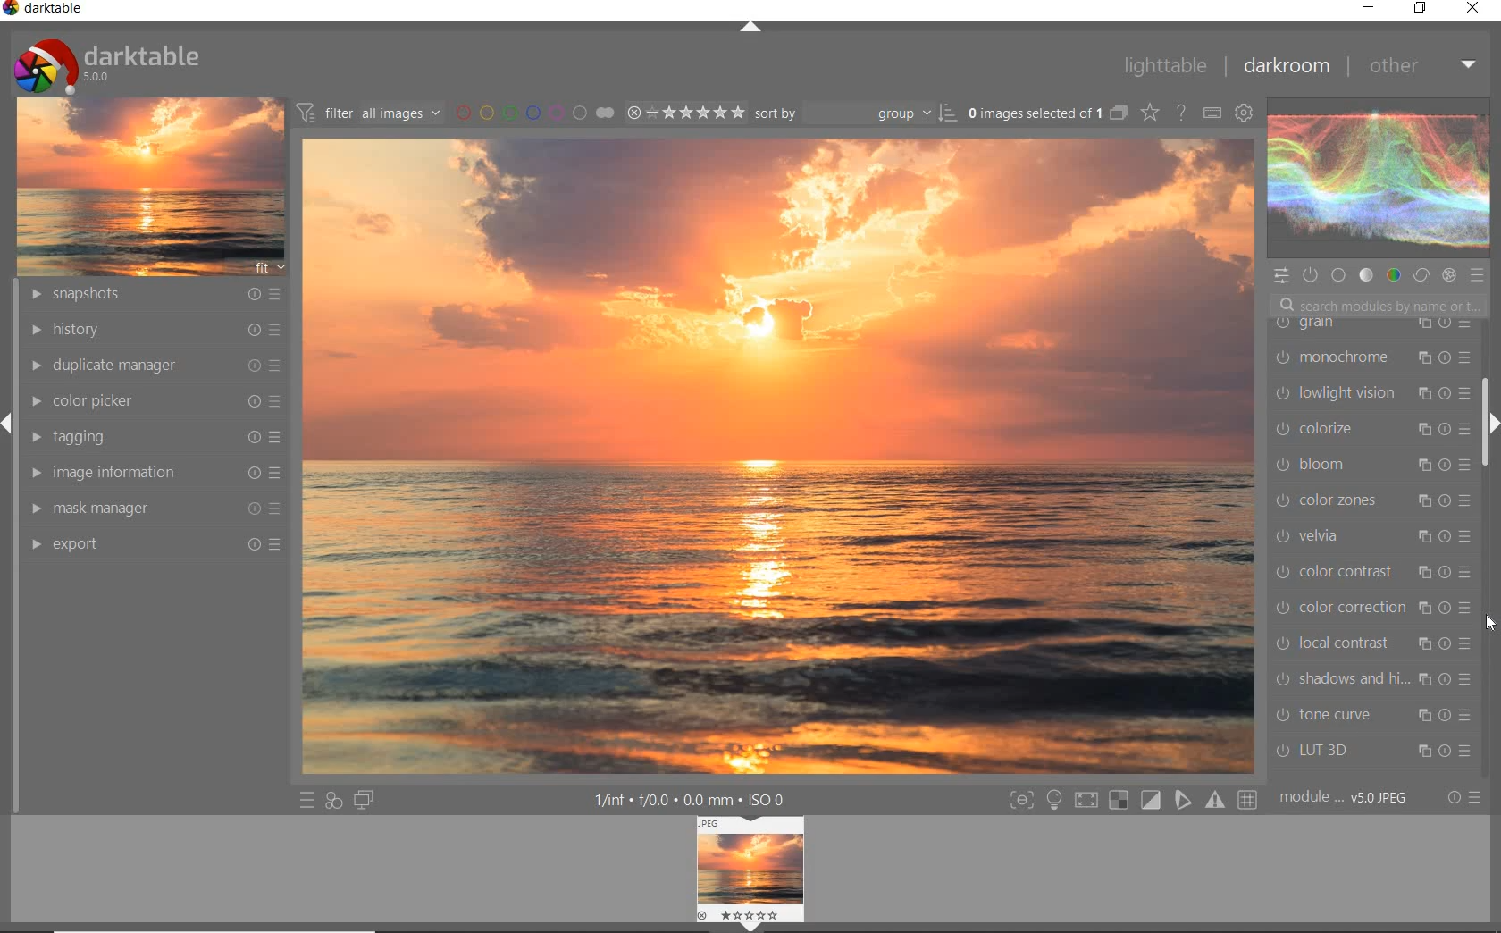 This screenshot has height=933, width=1501. I want to click on velvia, so click(1368, 539).